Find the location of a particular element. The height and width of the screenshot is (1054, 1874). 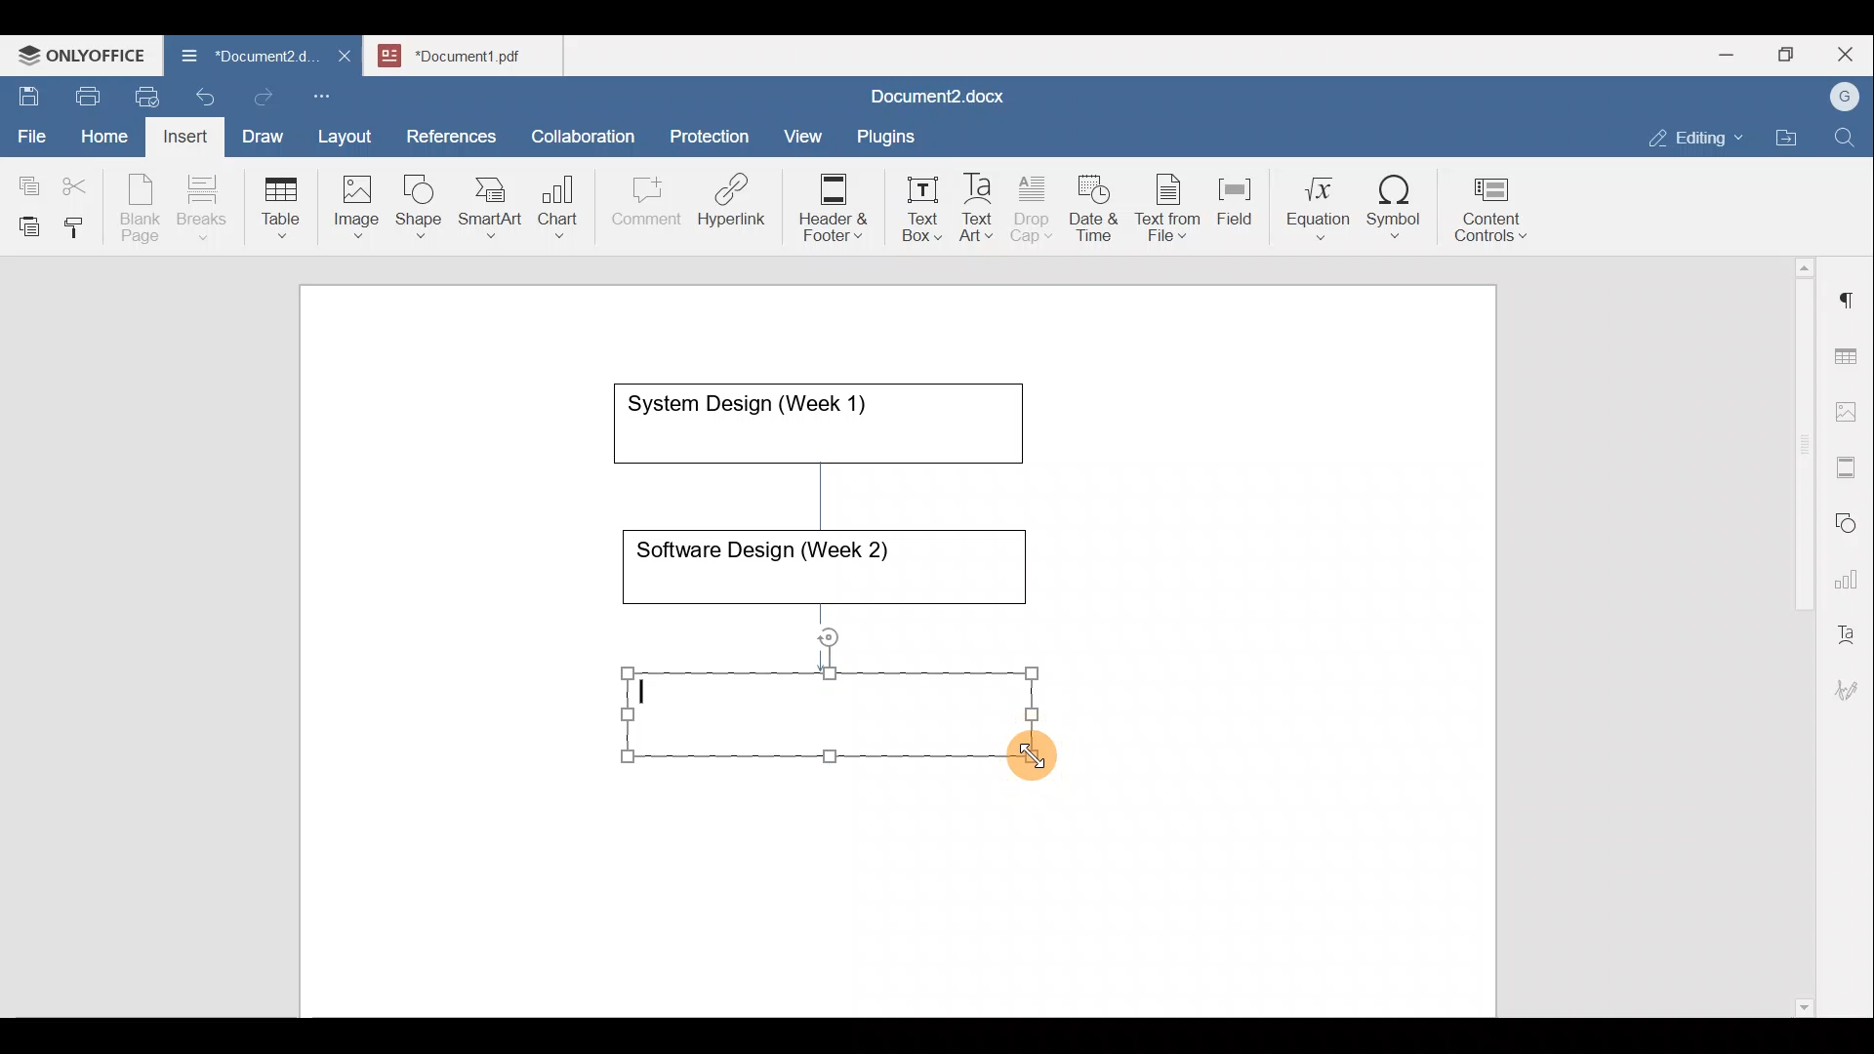

Plugins is located at coordinates (892, 134).